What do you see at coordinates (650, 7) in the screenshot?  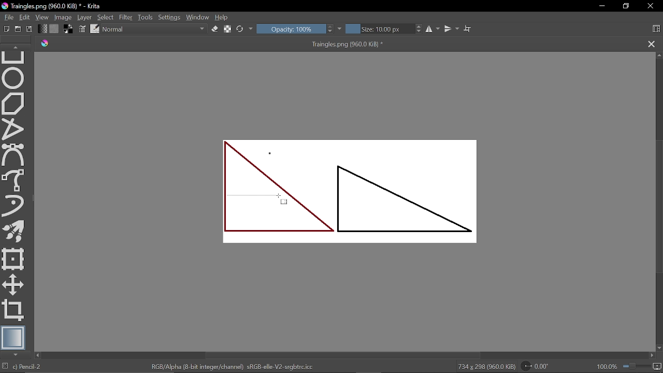 I see `Close` at bounding box center [650, 7].